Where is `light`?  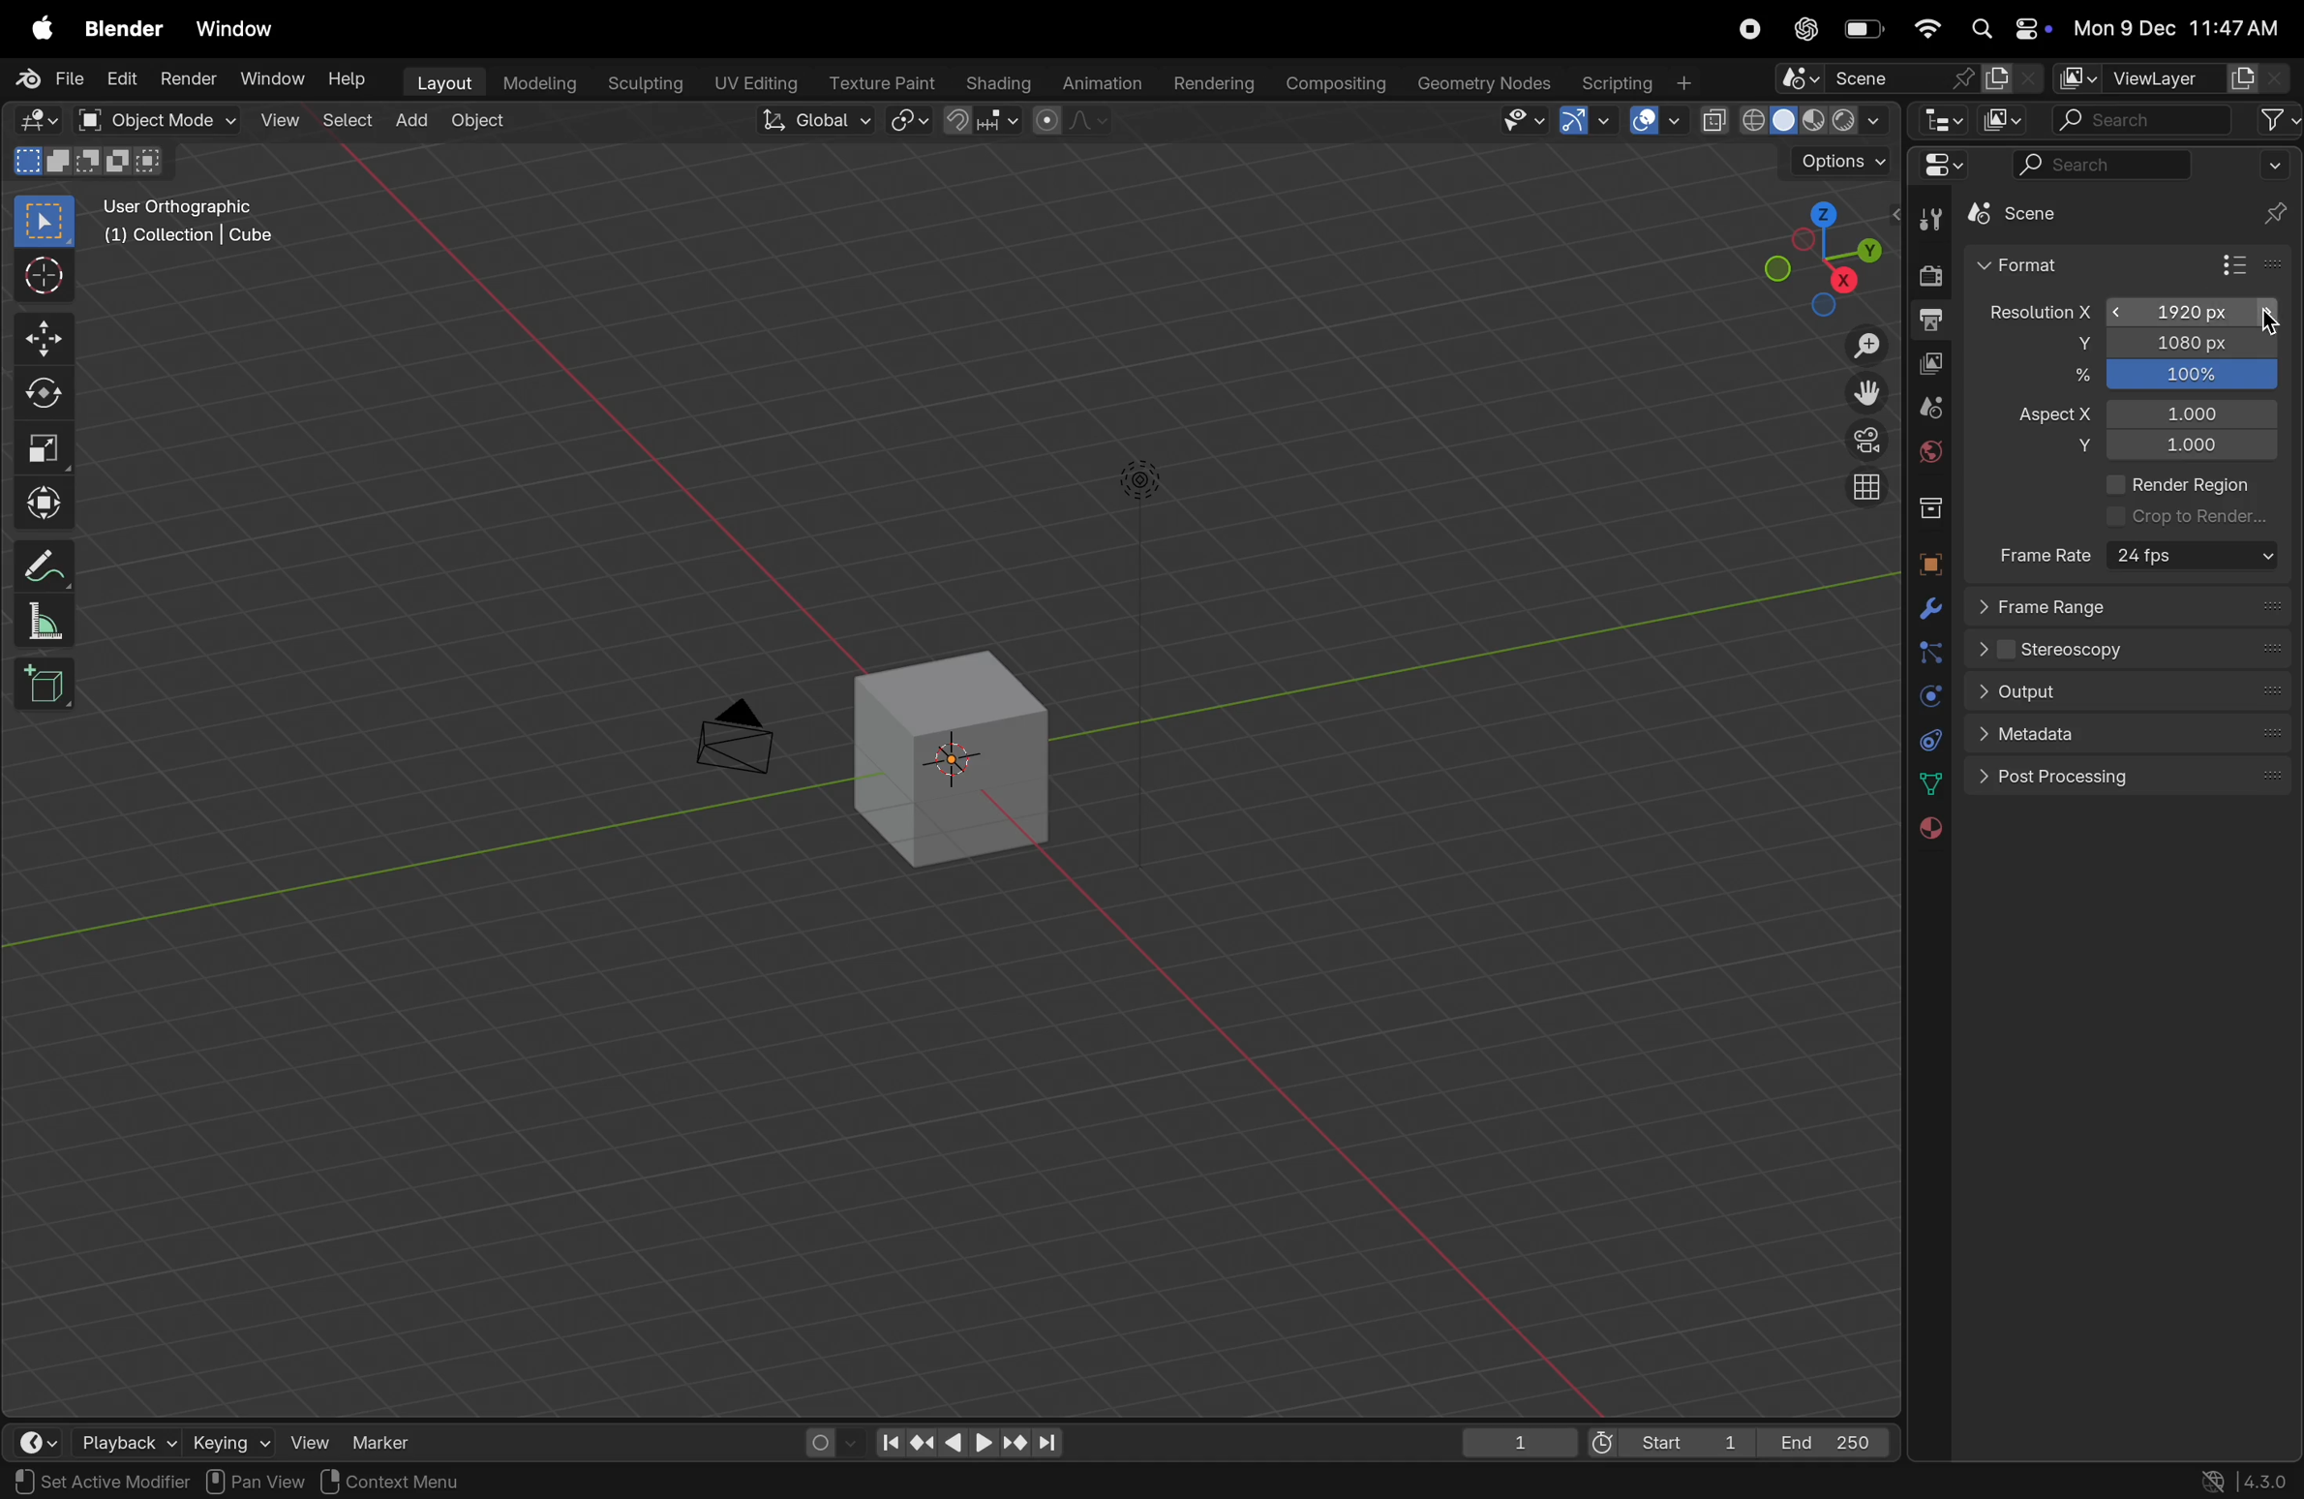 light is located at coordinates (1142, 480).